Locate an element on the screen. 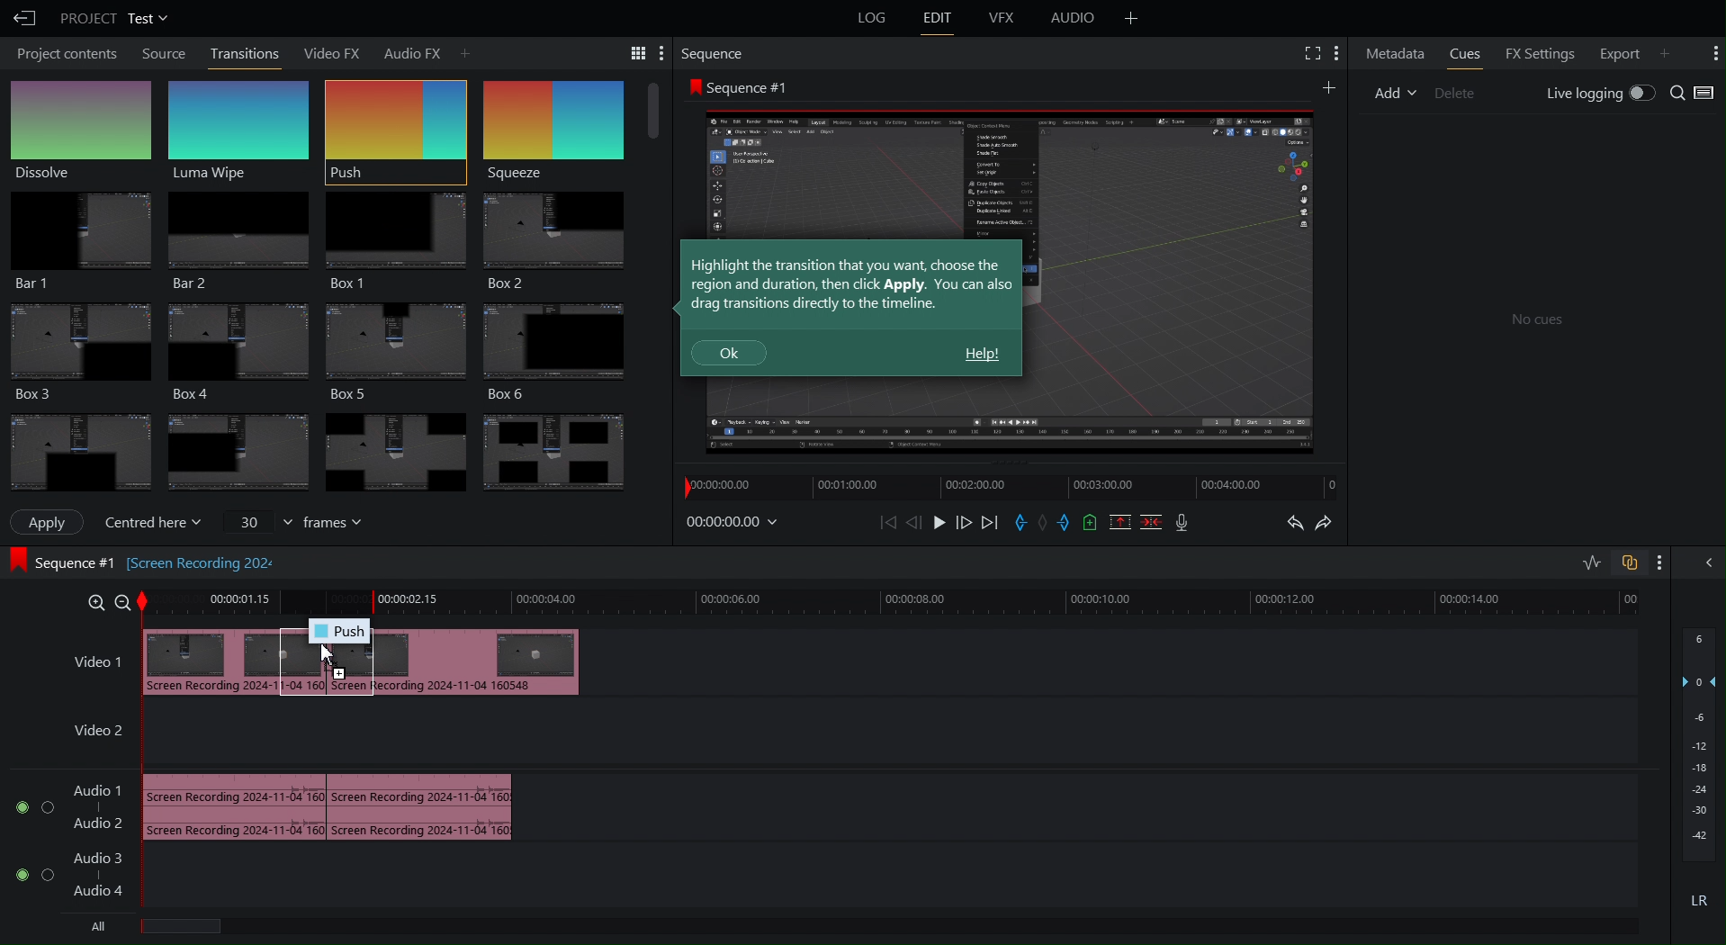 This screenshot has width=1726, height=945. Undo is located at coordinates (1289, 525).